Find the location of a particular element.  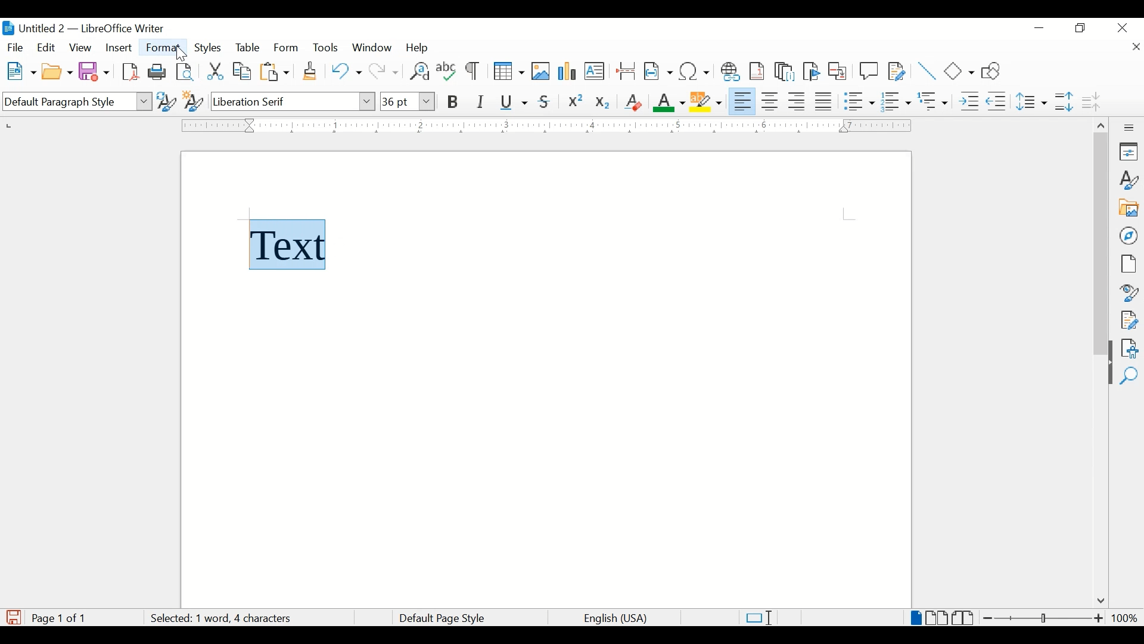

styles is located at coordinates (209, 48).